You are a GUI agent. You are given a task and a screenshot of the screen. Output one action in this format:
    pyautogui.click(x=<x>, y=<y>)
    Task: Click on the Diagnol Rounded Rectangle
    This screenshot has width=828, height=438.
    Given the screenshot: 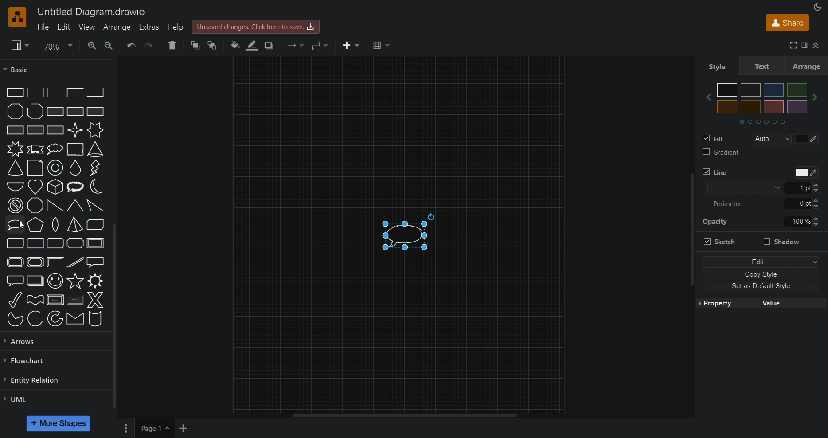 What is the action you would take?
    pyautogui.click(x=15, y=243)
    